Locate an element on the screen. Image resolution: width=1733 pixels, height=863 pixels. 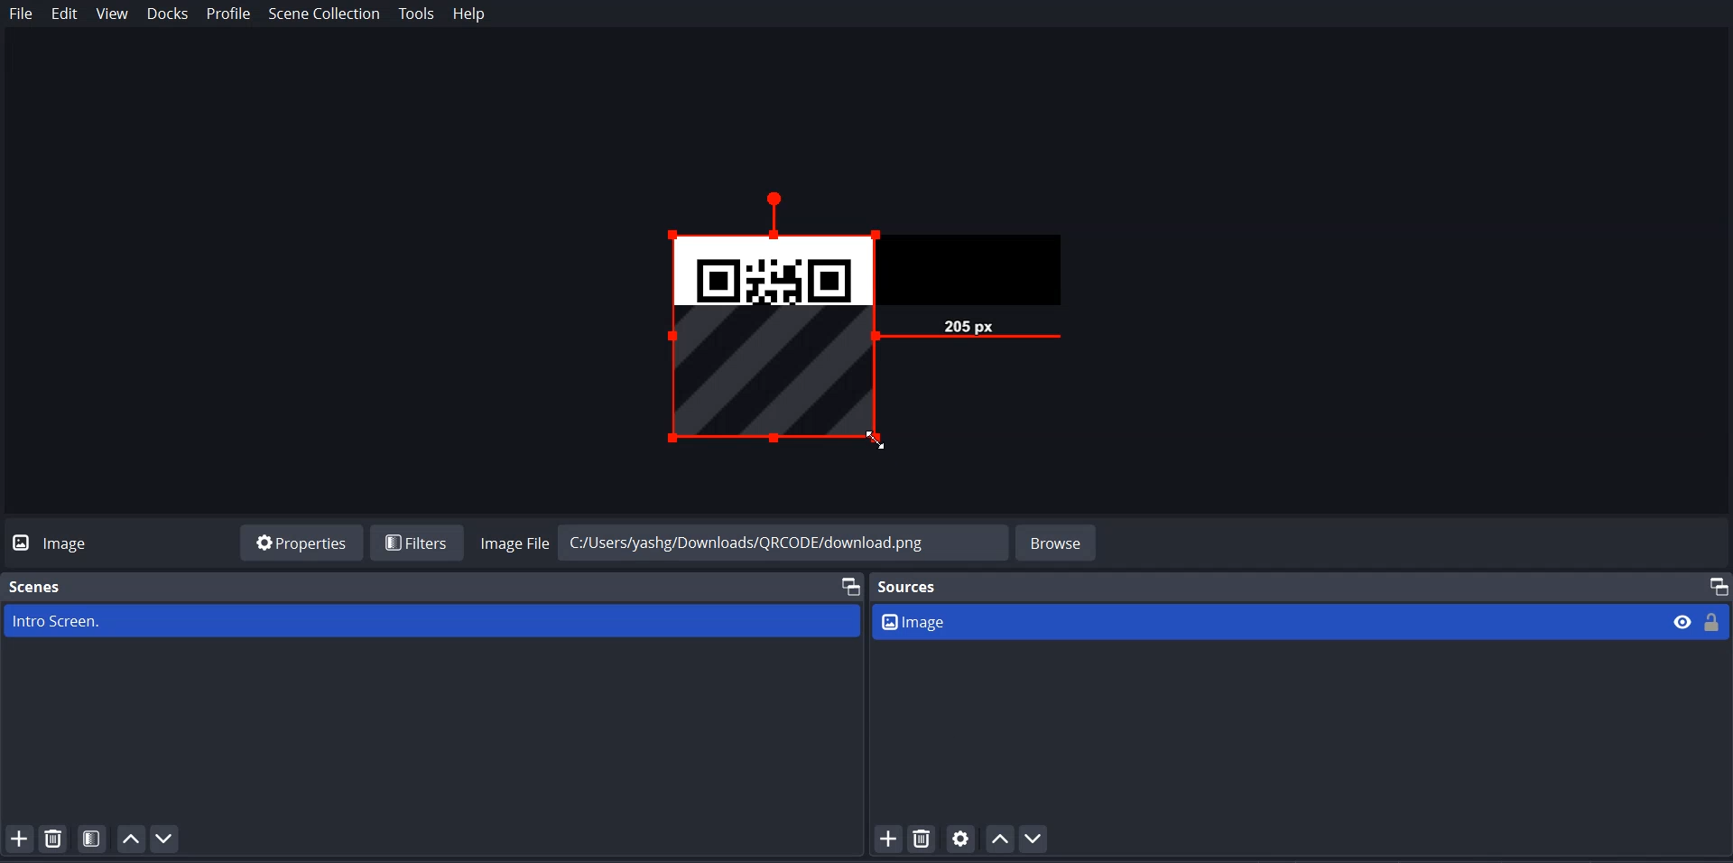
Logo is located at coordinates (57, 542).